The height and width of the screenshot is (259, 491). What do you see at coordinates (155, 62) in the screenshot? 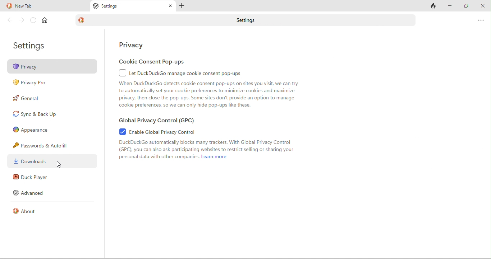
I see `cookie consent pop ups` at bounding box center [155, 62].